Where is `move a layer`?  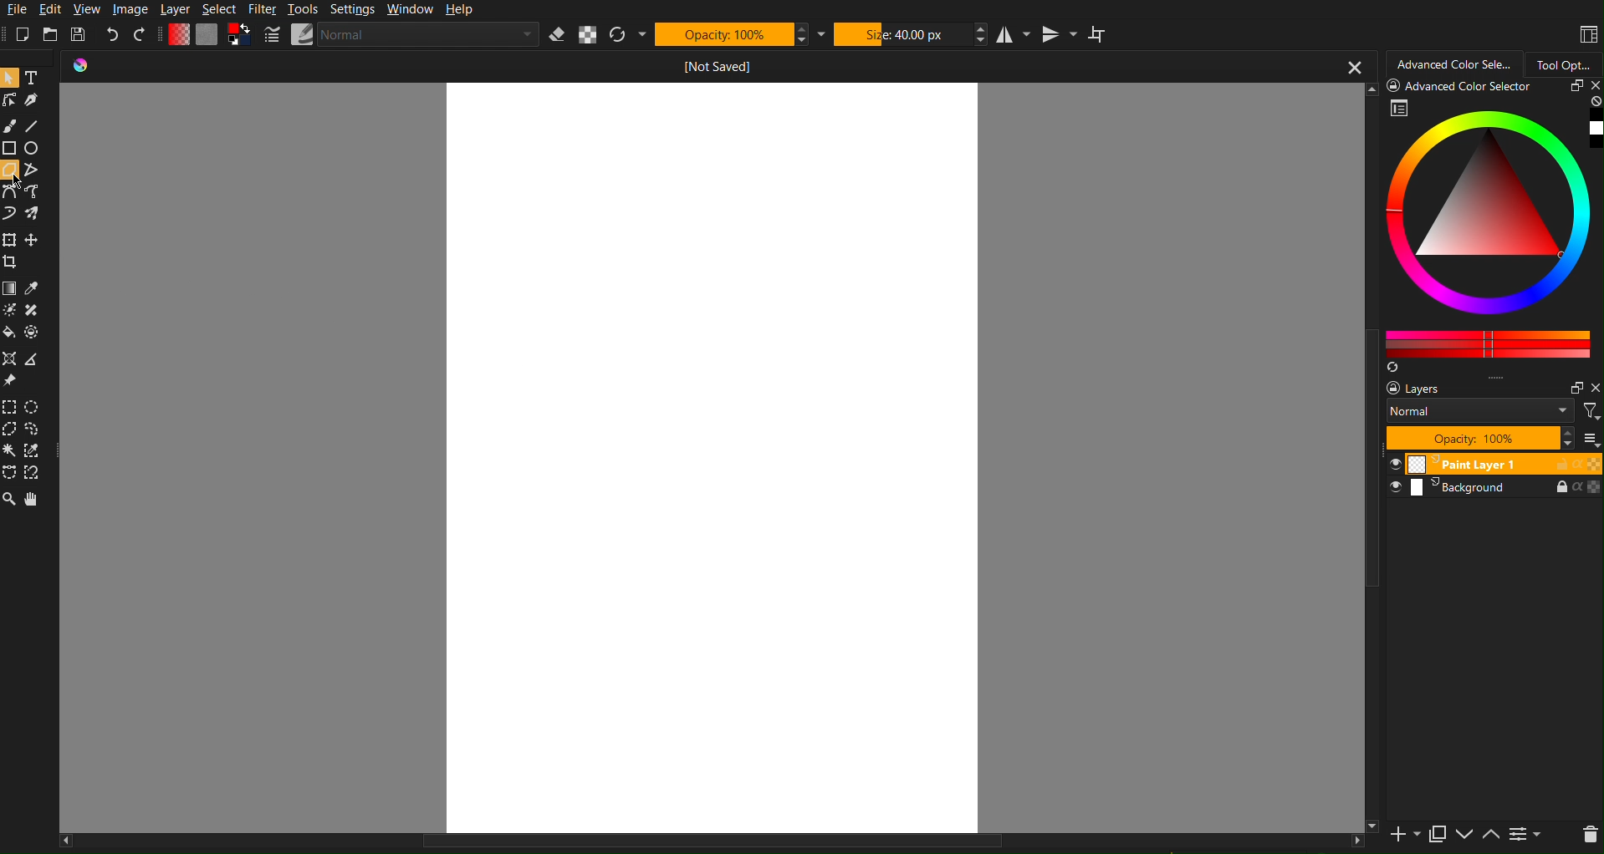 move a layer is located at coordinates (33, 239).